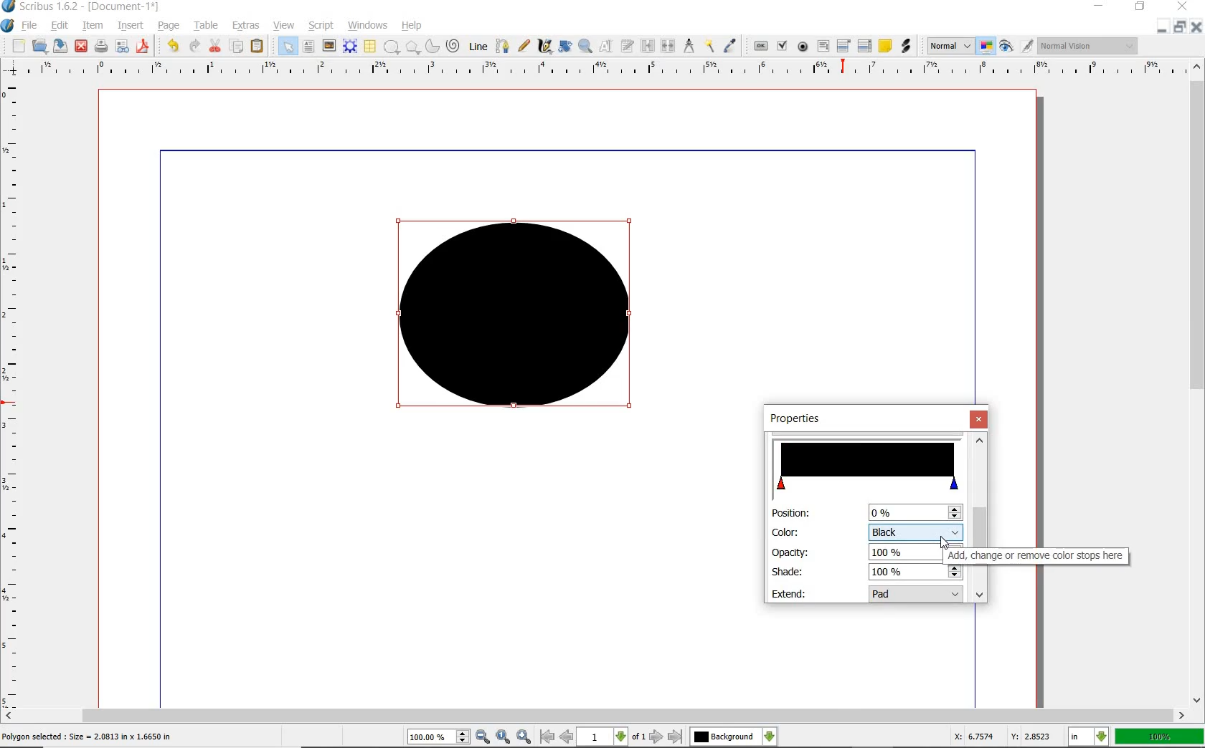  What do you see at coordinates (979, 508) in the screenshot?
I see `scroll bar` at bounding box center [979, 508].